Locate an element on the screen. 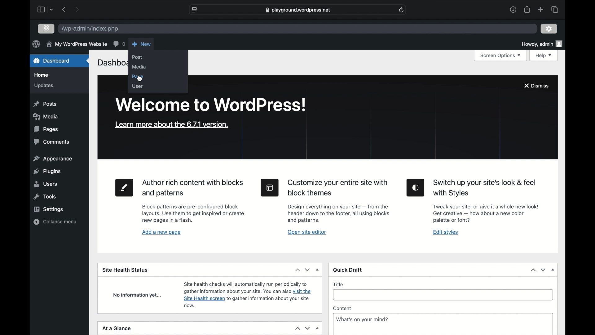 The height and width of the screenshot is (335, 595). comments is located at coordinates (52, 142).